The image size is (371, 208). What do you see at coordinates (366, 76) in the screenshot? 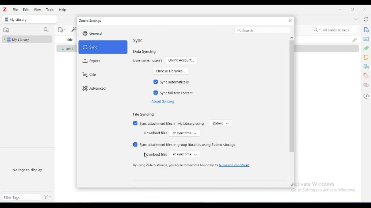
I see `tags` at bounding box center [366, 76].